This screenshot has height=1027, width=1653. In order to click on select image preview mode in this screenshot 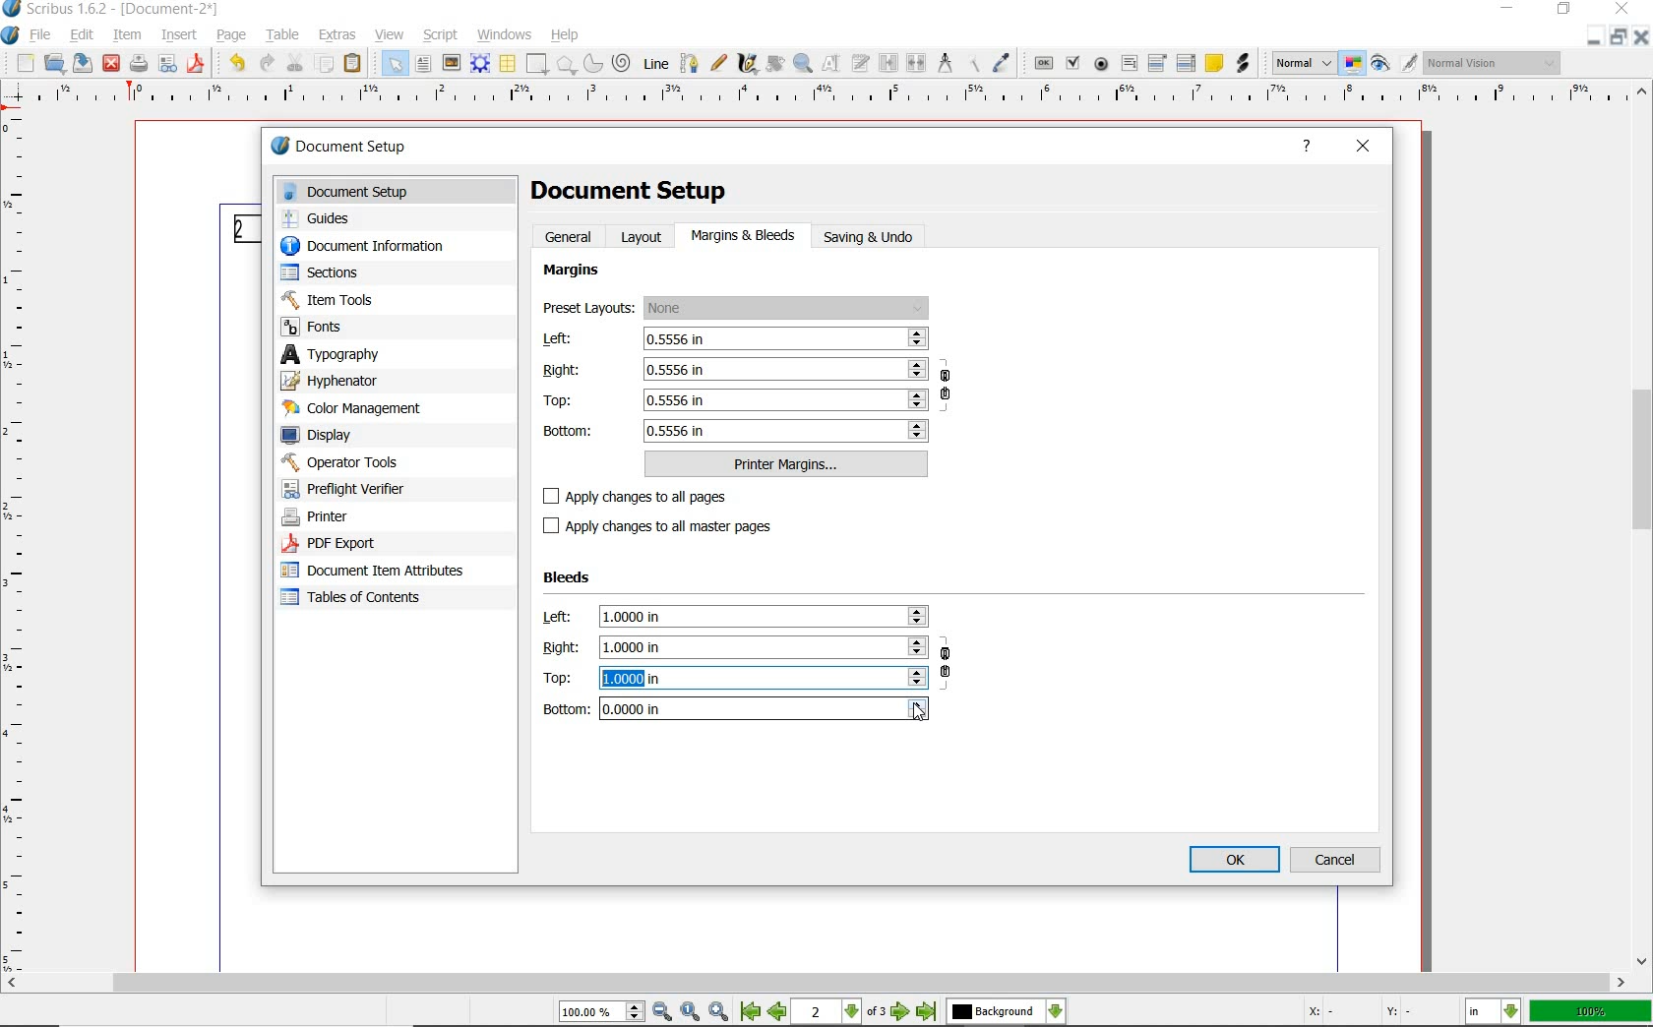, I will do `click(1303, 63)`.